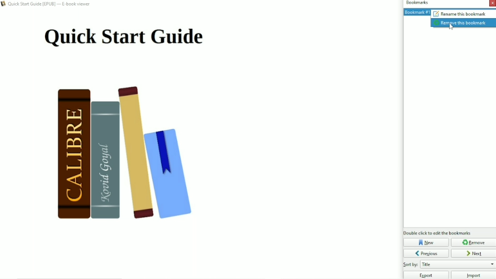  I want to click on Previous, so click(426, 253).